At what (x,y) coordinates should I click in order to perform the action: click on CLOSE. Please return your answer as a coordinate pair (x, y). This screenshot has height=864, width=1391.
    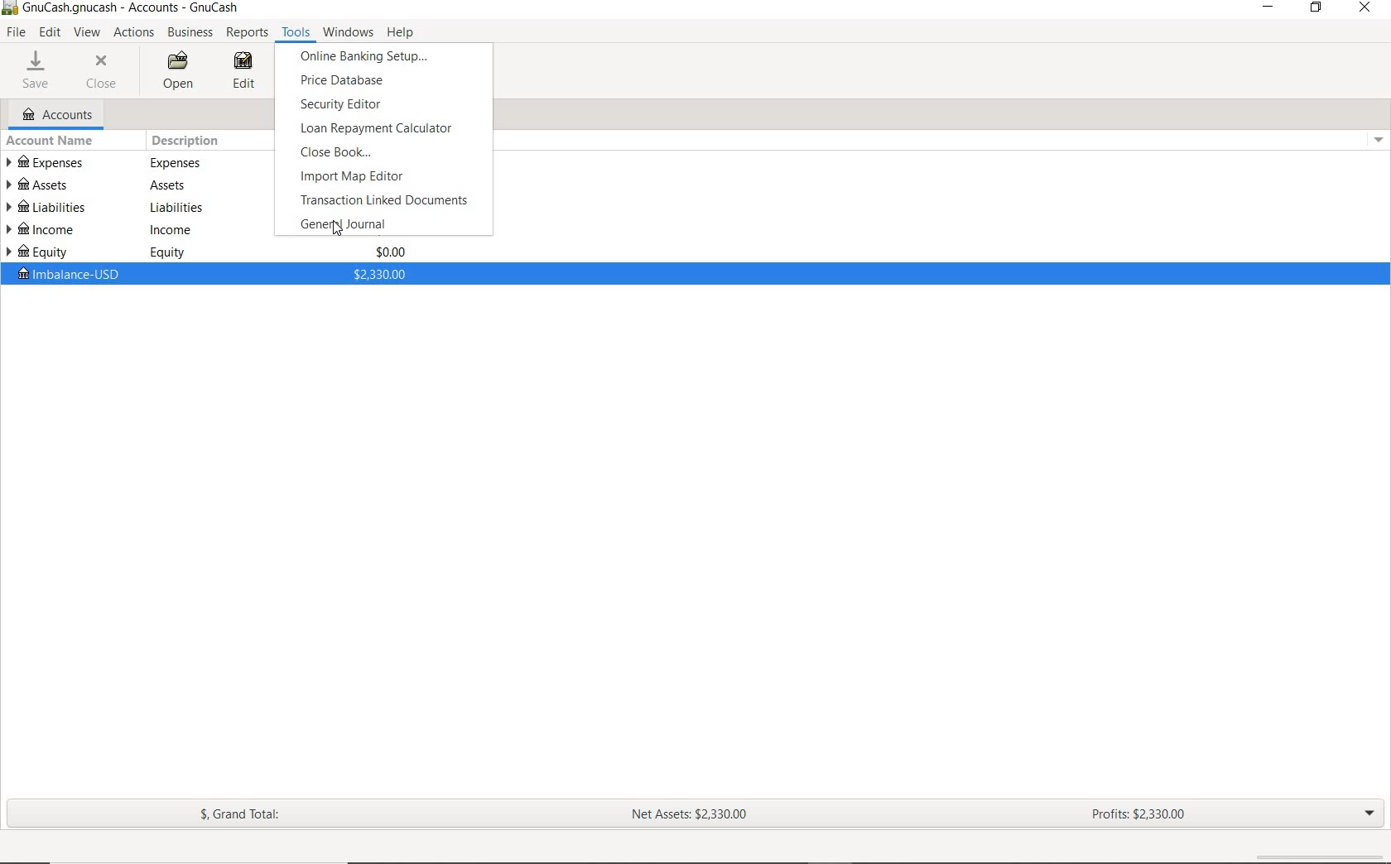
    Looking at the image, I should click on (1365, 7).